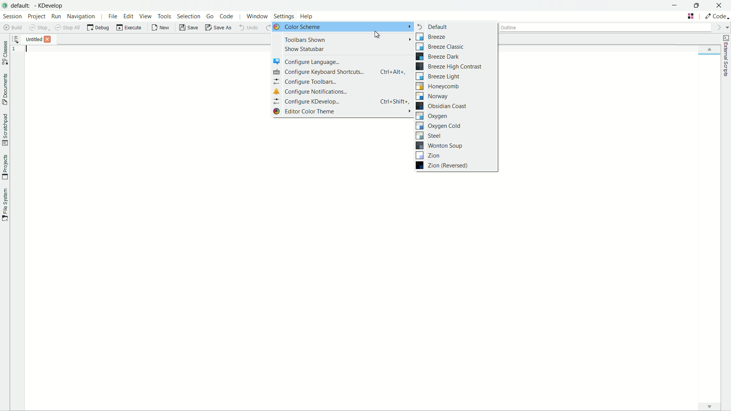  Describe the element at coordinates (449, 66) in the screenshot. I see `breeze high contrast` at that location.